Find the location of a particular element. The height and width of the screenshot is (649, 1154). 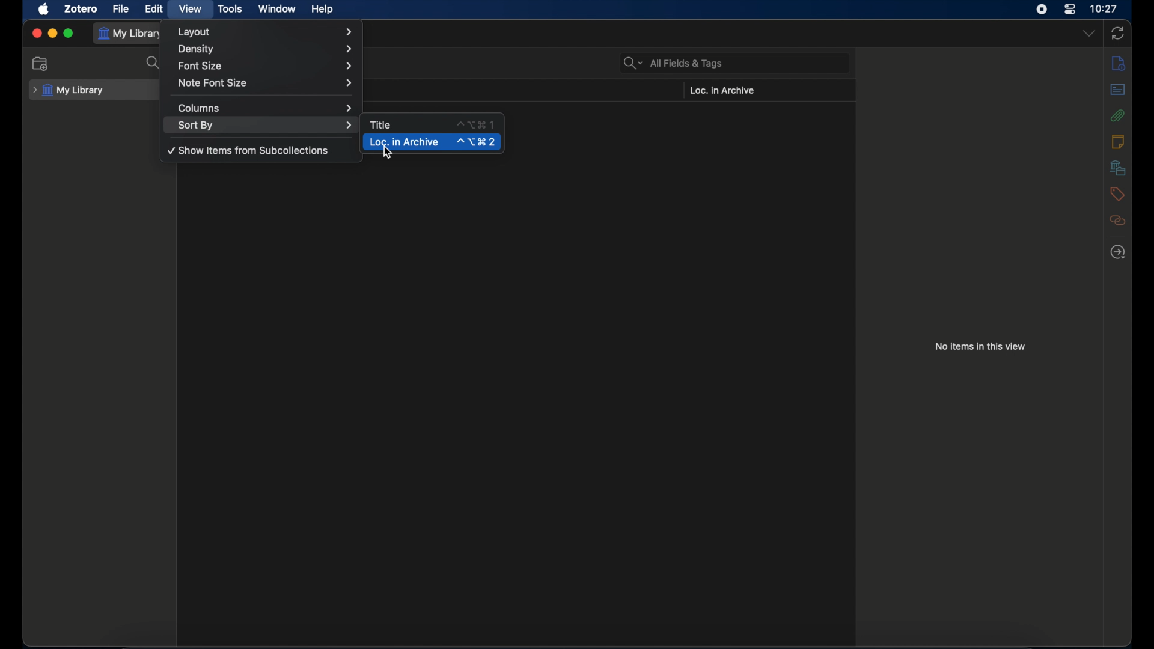

shortcut is located at coordinates (476, 124).